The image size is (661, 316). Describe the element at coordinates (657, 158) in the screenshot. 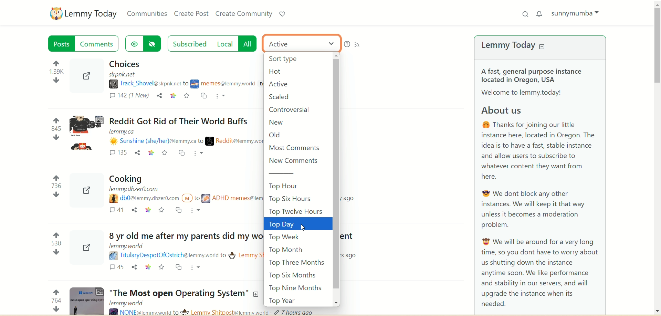

I see `vertical scroll bar` at that location.